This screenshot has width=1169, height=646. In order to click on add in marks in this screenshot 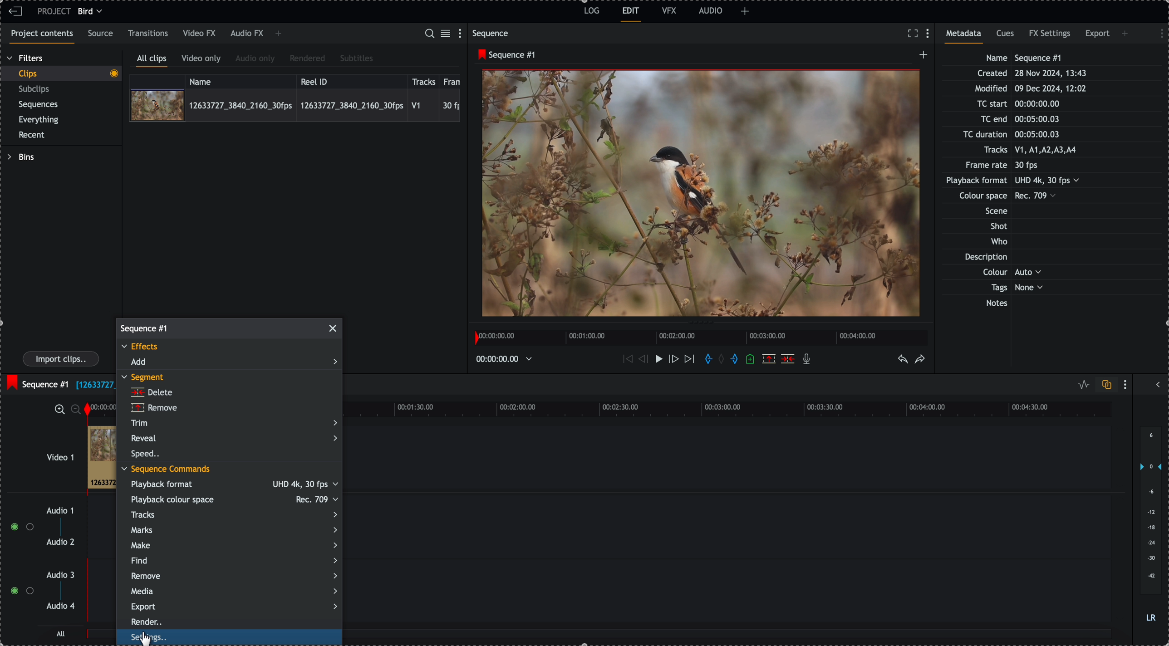, I will do `click(707, 359)`.